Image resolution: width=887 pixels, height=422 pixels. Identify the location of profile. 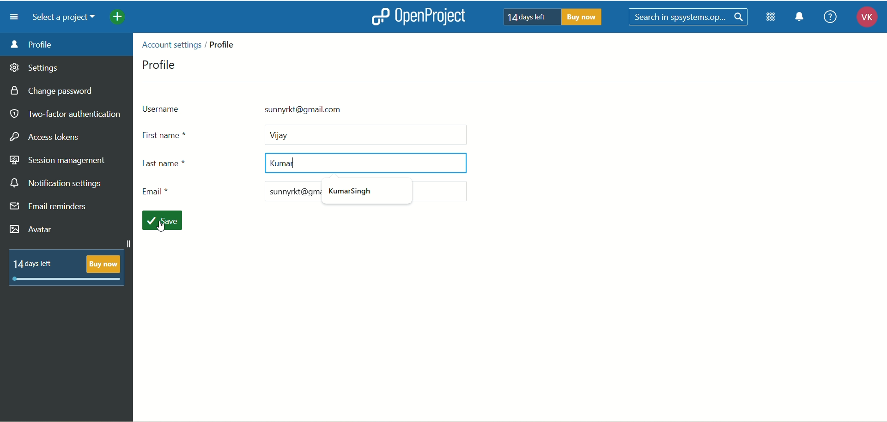
(160, 64).